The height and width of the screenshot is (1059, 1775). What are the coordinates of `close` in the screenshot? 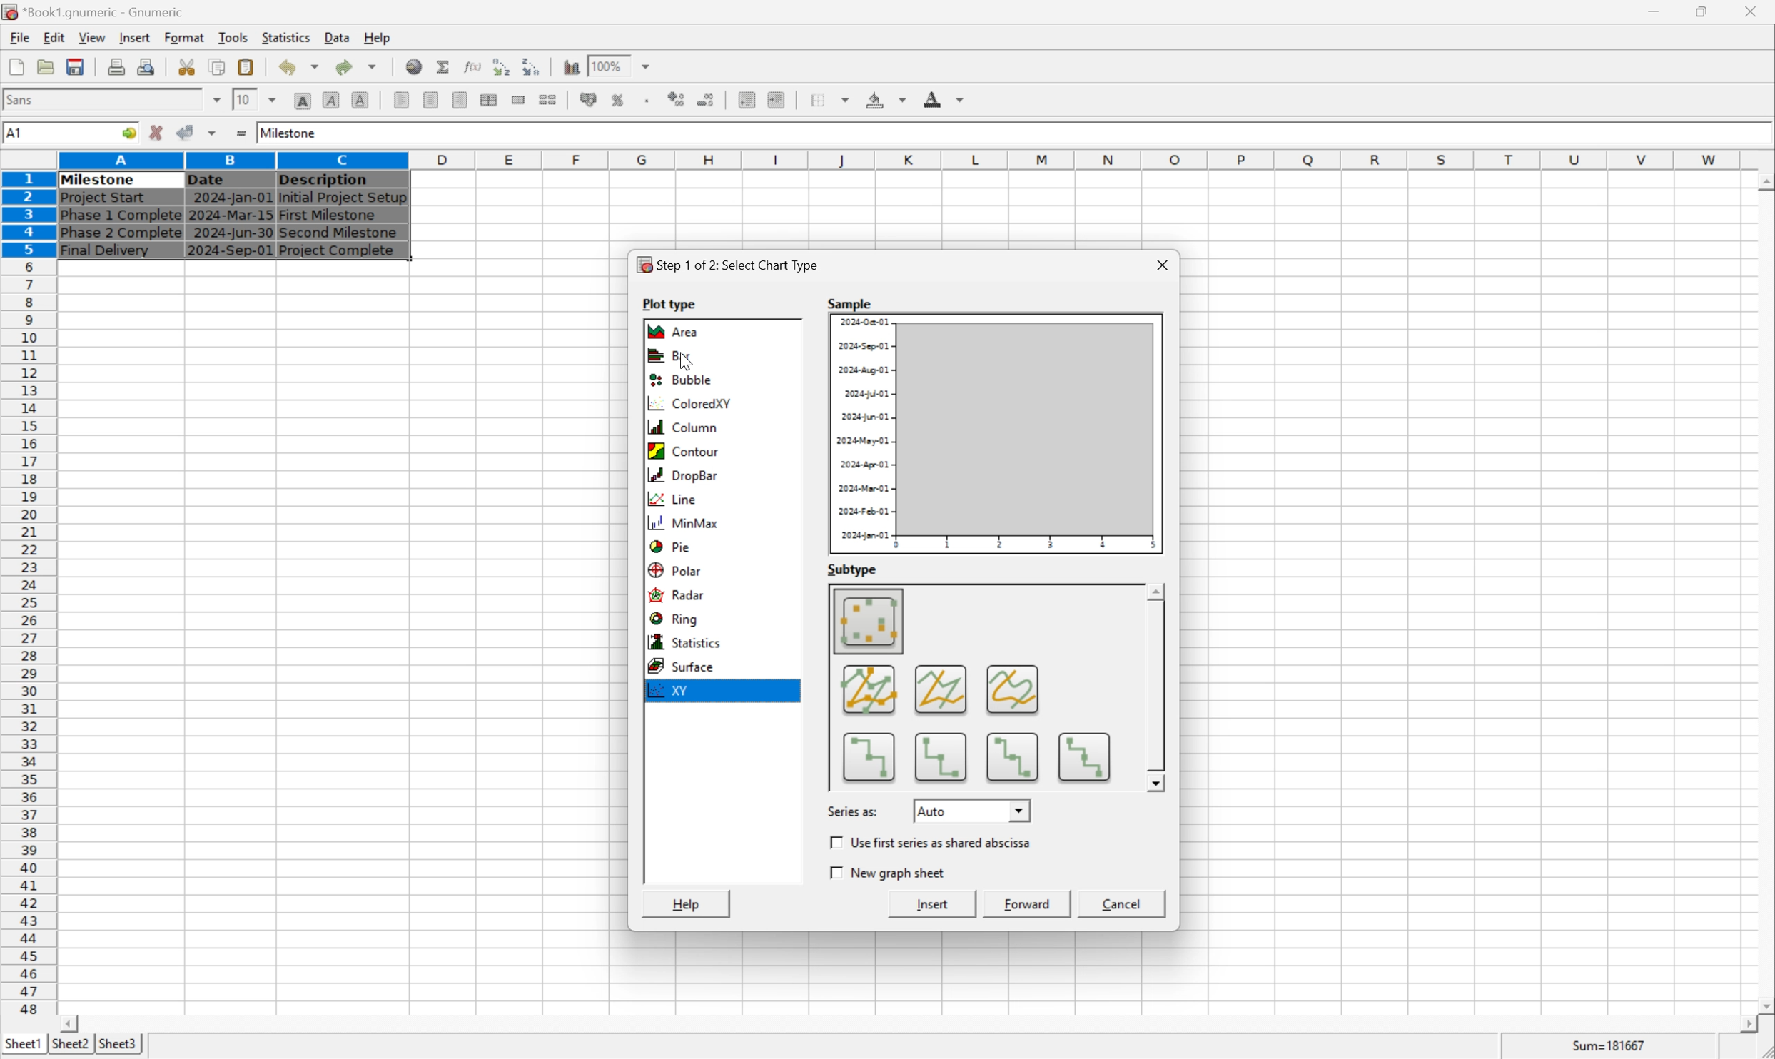 It's located at (1160, 262).